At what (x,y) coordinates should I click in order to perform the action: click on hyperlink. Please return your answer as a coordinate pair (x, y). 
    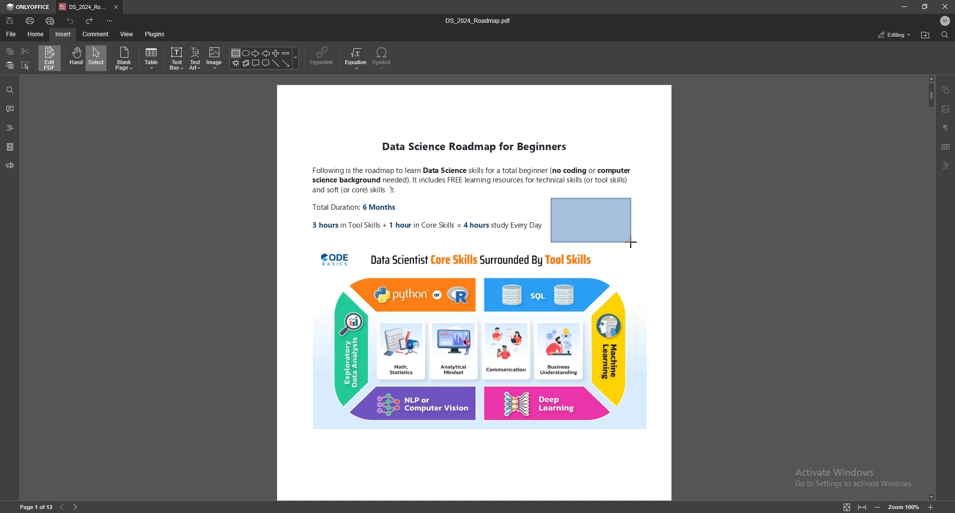
    Looking at the image, I should click on (323, 57).